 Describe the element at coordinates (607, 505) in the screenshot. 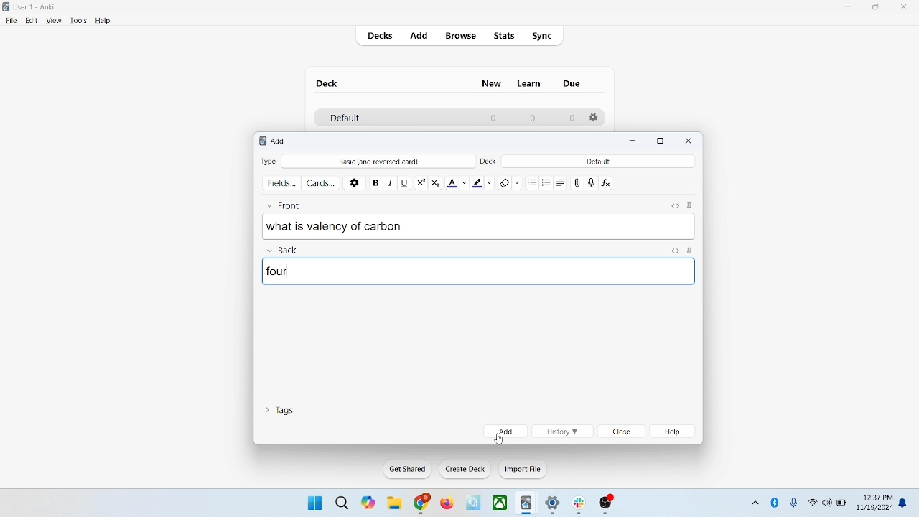

I see `icon` at that location.